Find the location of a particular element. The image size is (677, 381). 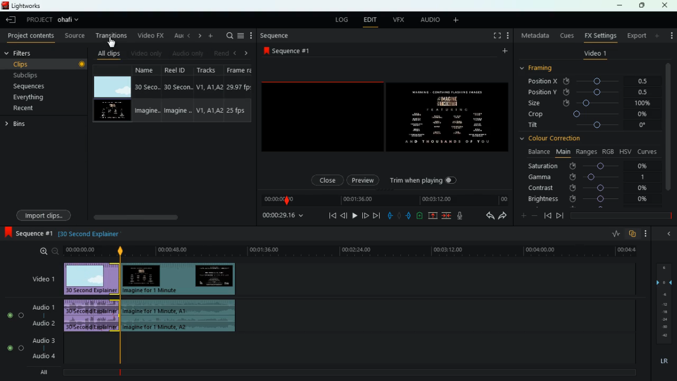

import clips is located at coordinates (45, 214).